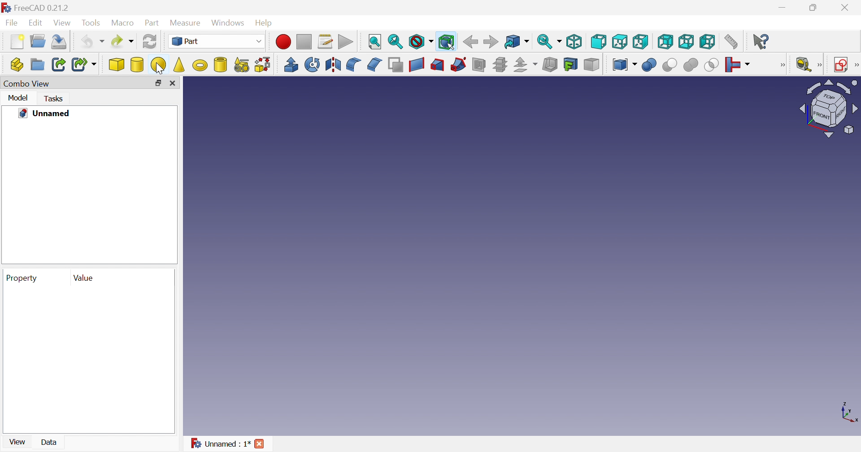 This screenshot has width=861, height=452. Describe the element at coordinates (333, 65) in the screenshot. I see `Mirroring...` at that location.